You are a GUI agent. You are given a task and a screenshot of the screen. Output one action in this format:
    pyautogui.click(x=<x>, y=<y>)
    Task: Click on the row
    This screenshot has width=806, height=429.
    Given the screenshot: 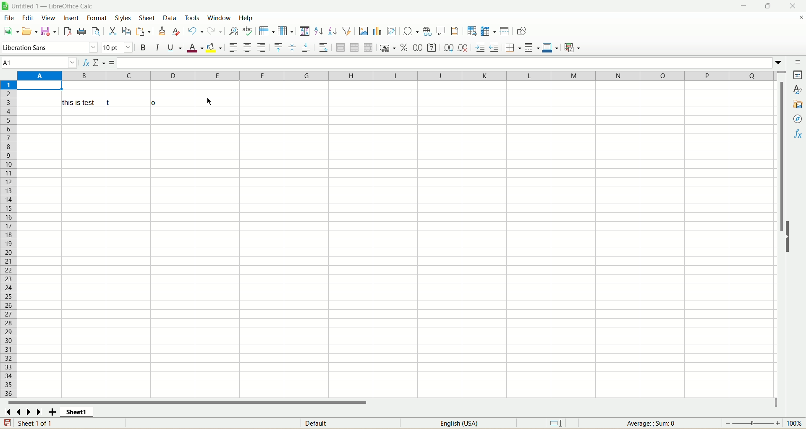 What is the action you would take?
    pyautogui.click(x=267, y=31)
    